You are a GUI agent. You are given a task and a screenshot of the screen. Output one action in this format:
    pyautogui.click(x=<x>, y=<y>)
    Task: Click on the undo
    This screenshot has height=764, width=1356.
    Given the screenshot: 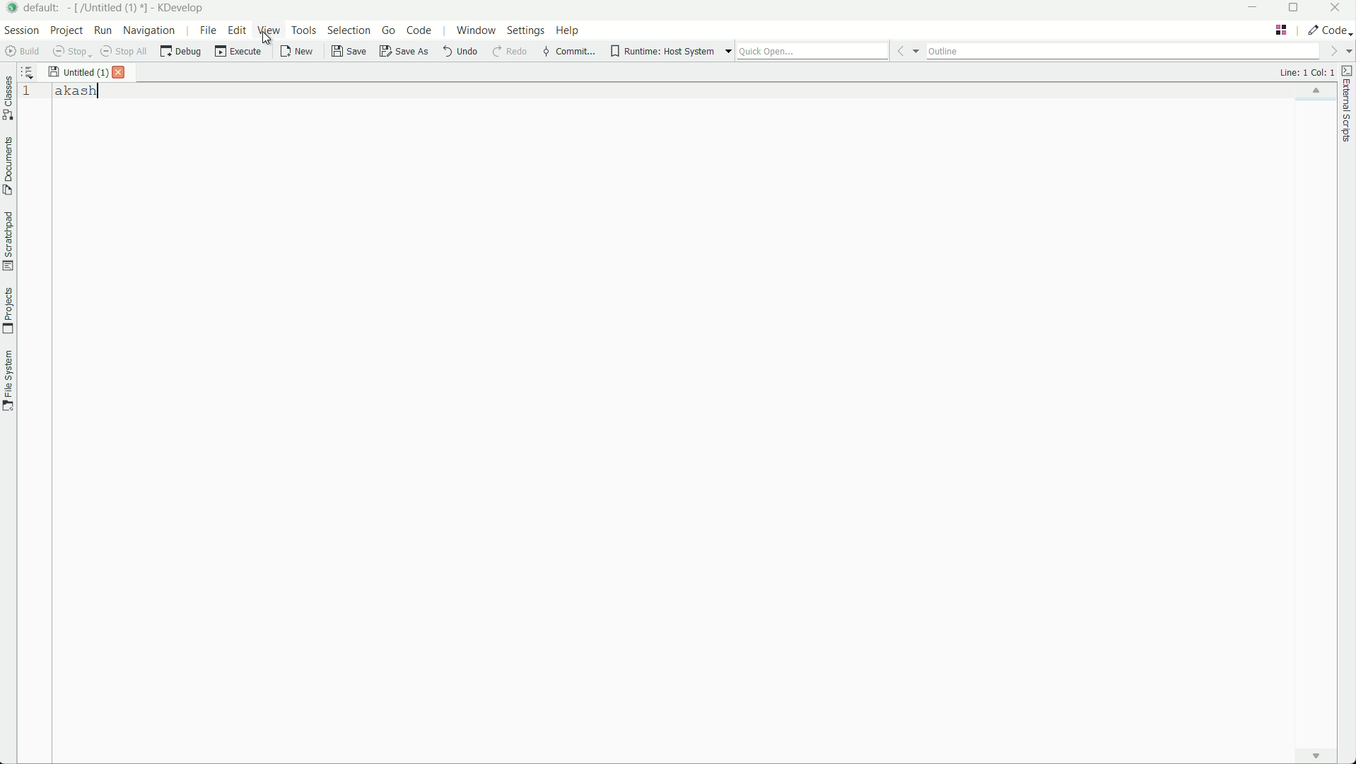 What is the action you would take?
    pyautogui.click(x=462, y=52)
    